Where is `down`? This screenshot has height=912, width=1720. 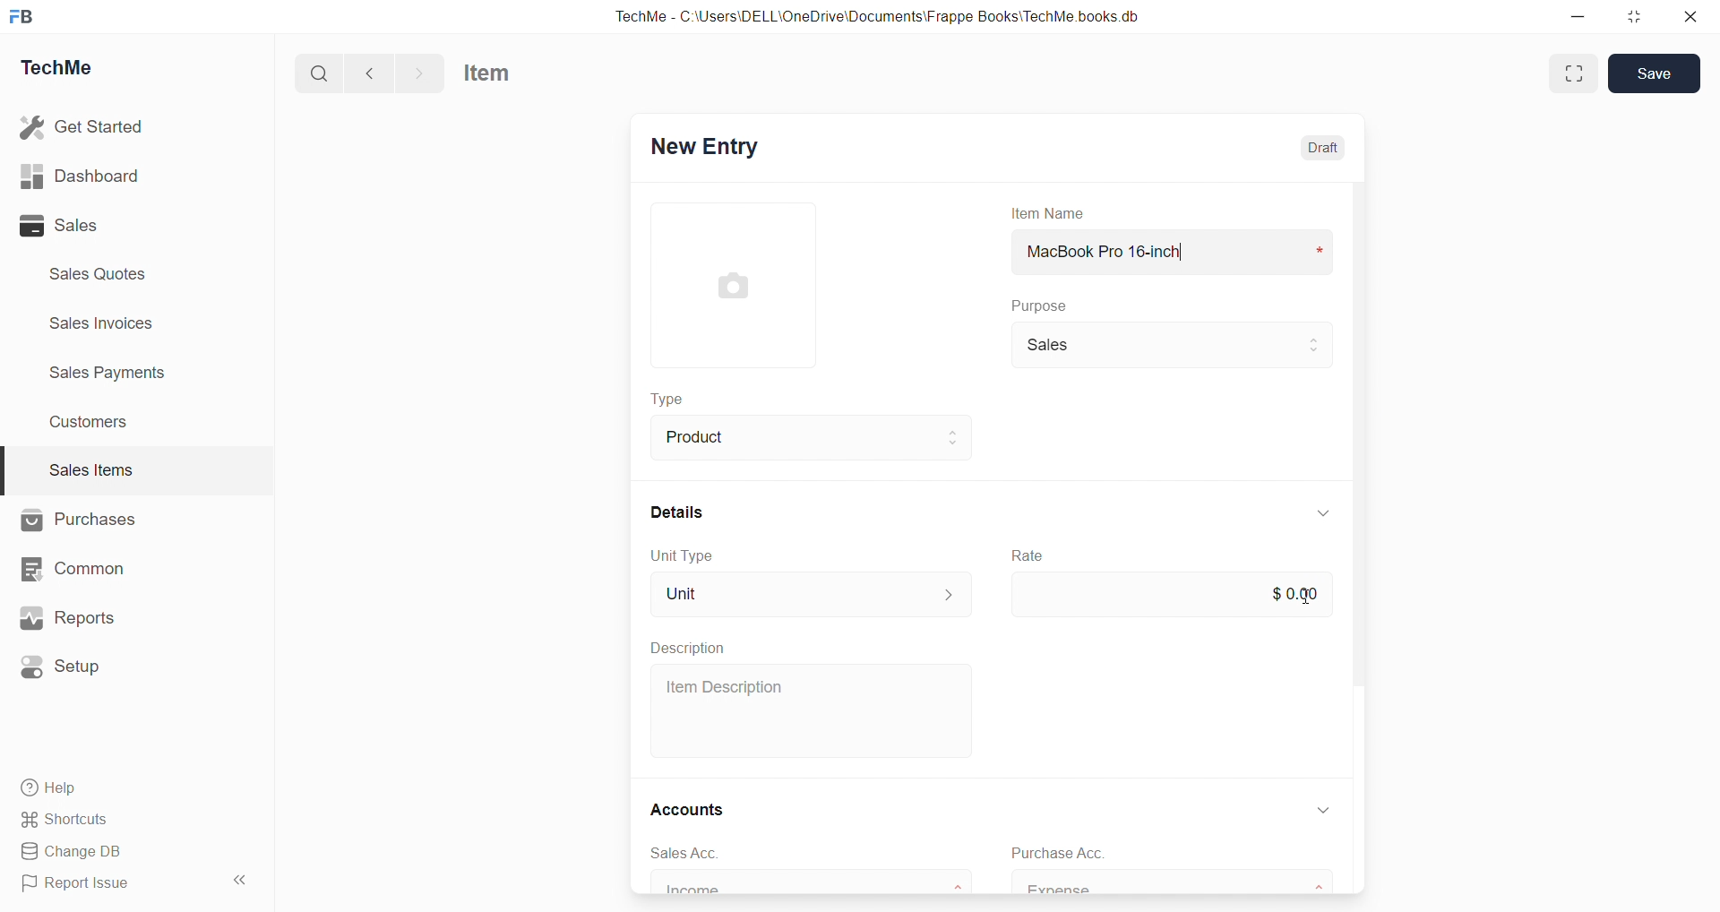 down is located at coordinates (1321, 514).